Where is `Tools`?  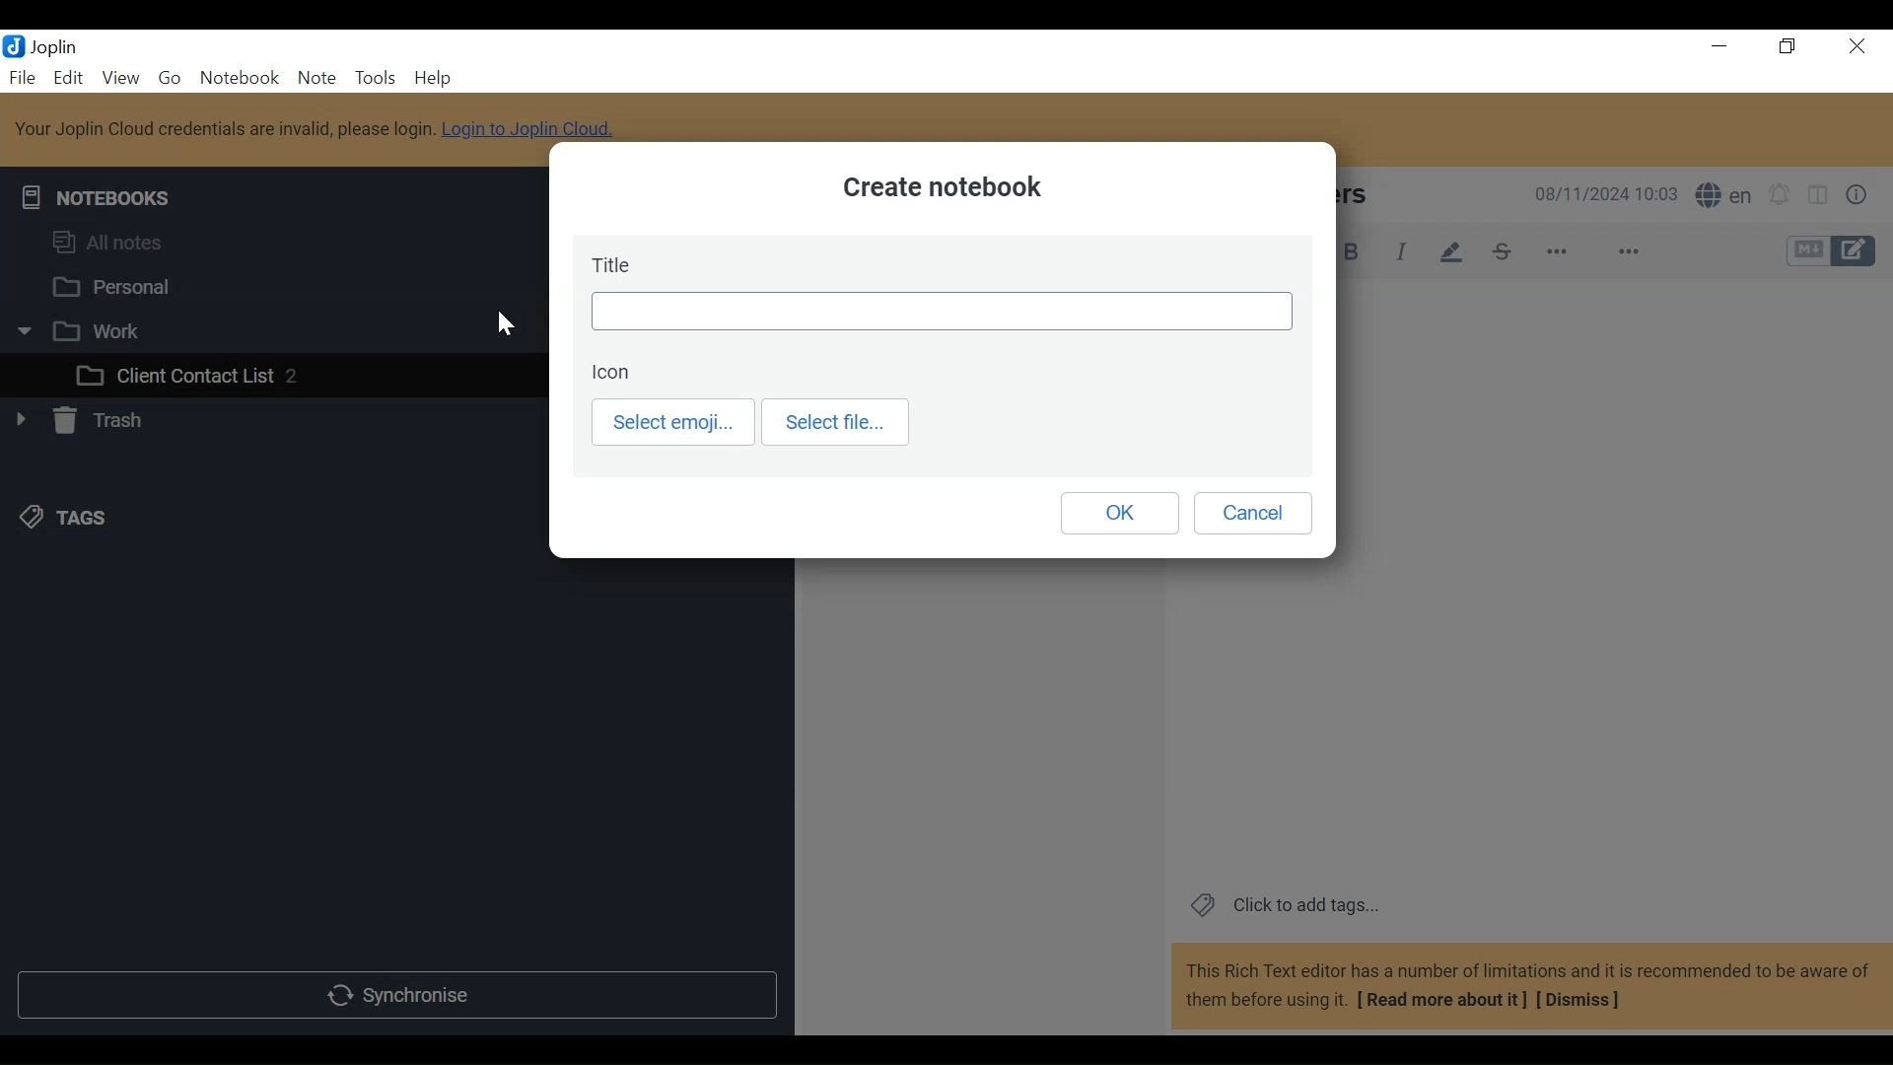 Tools is located at coordinates (374, 79).